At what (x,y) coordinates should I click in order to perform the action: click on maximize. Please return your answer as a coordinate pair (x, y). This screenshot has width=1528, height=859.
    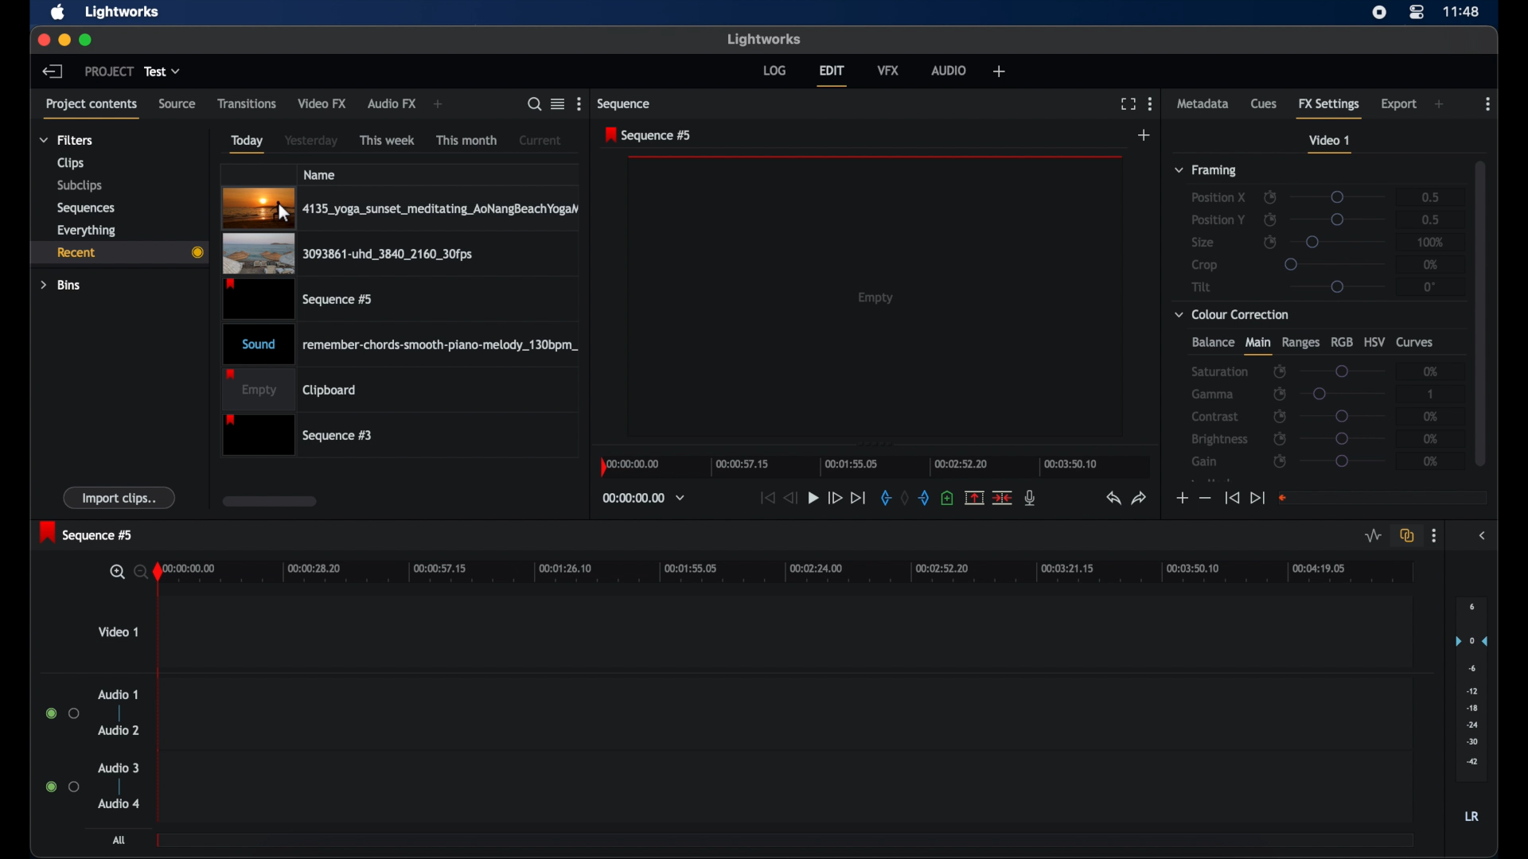
    Looking at the image, I should click on (86, 40).